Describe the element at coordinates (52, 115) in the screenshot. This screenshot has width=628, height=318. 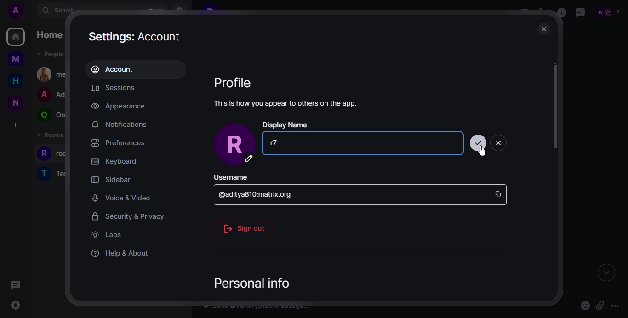
I see `people` at that location.